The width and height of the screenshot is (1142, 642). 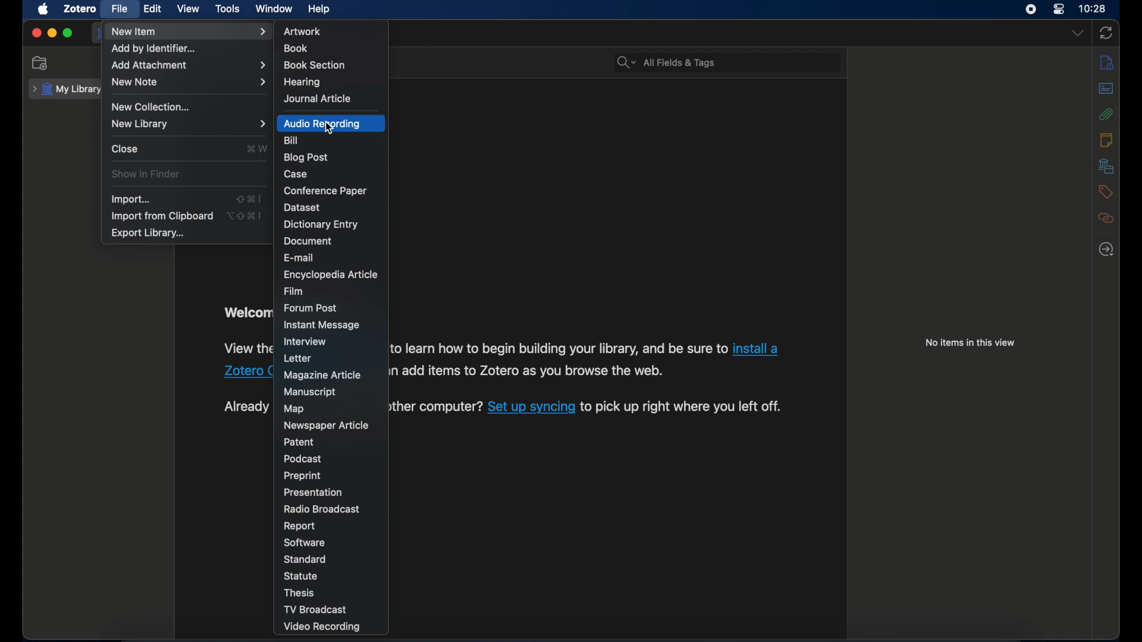 What do you see at coordinates (322, 326) in the screenshot?
I see `instant message` at bounding box center [322, 326].